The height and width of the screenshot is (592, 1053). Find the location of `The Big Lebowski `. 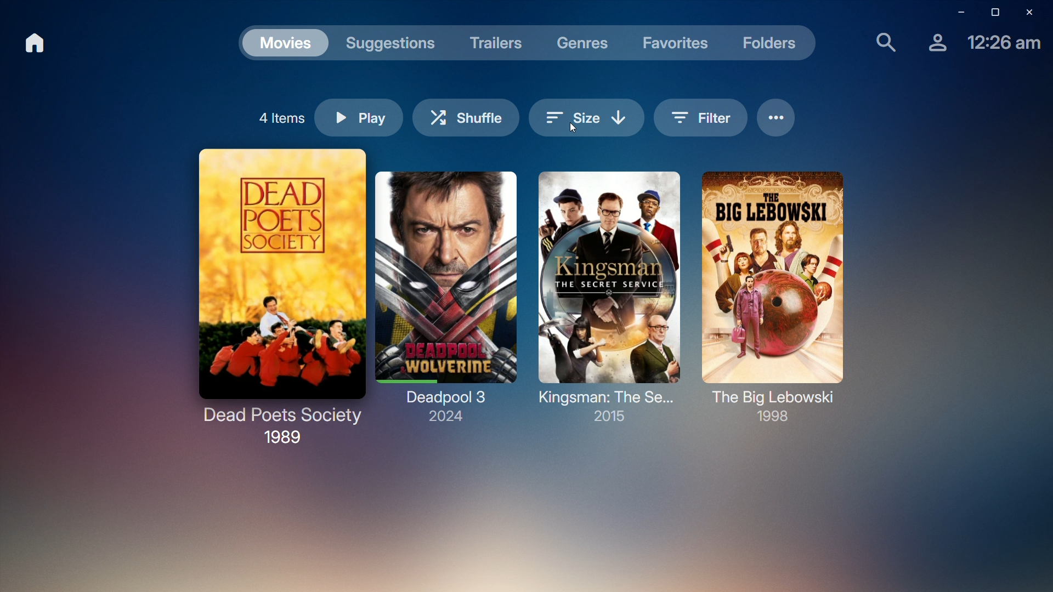

The Big Lebowski  is located at coordinates (772, 296).